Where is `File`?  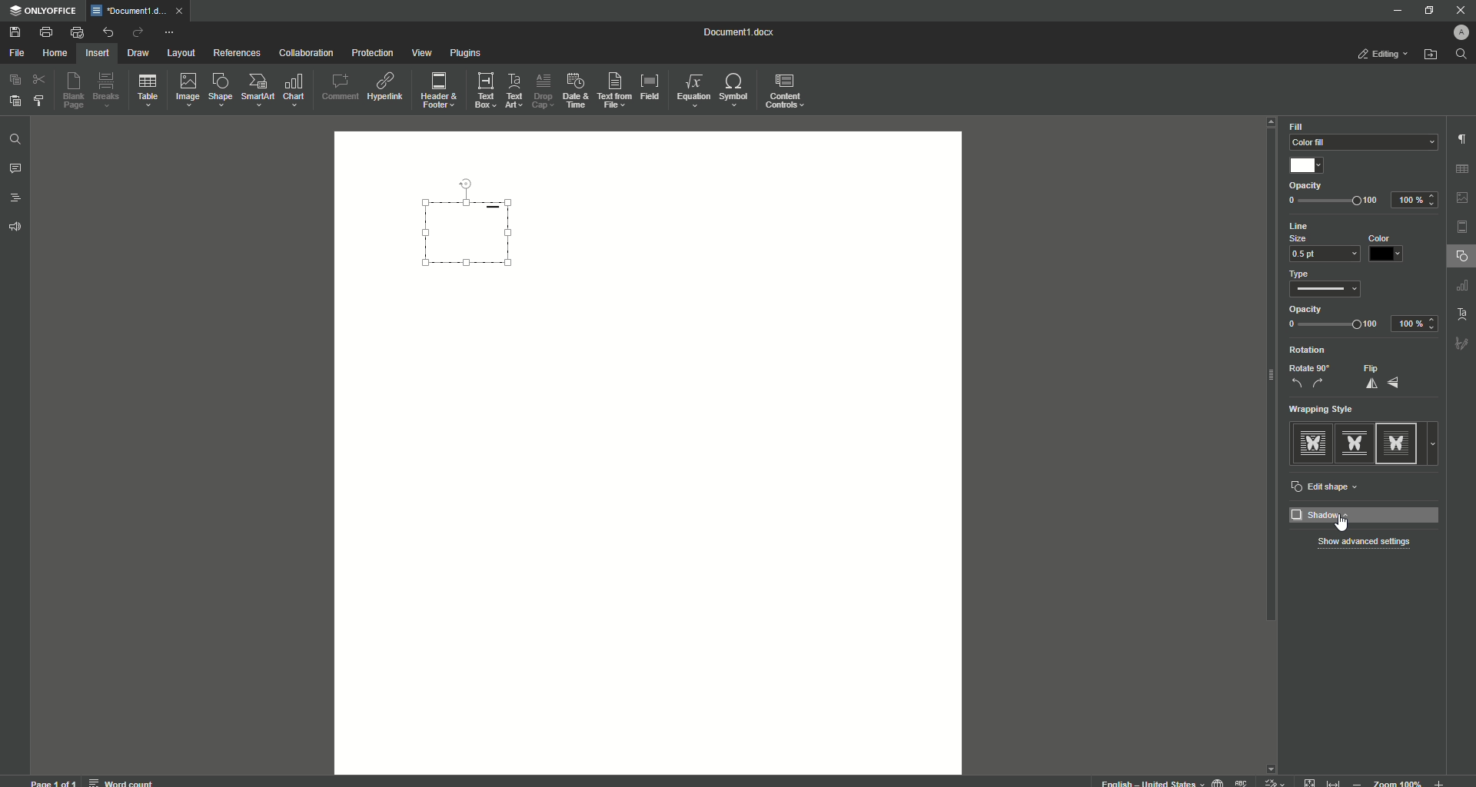 File is located at coordinates (16, 54).